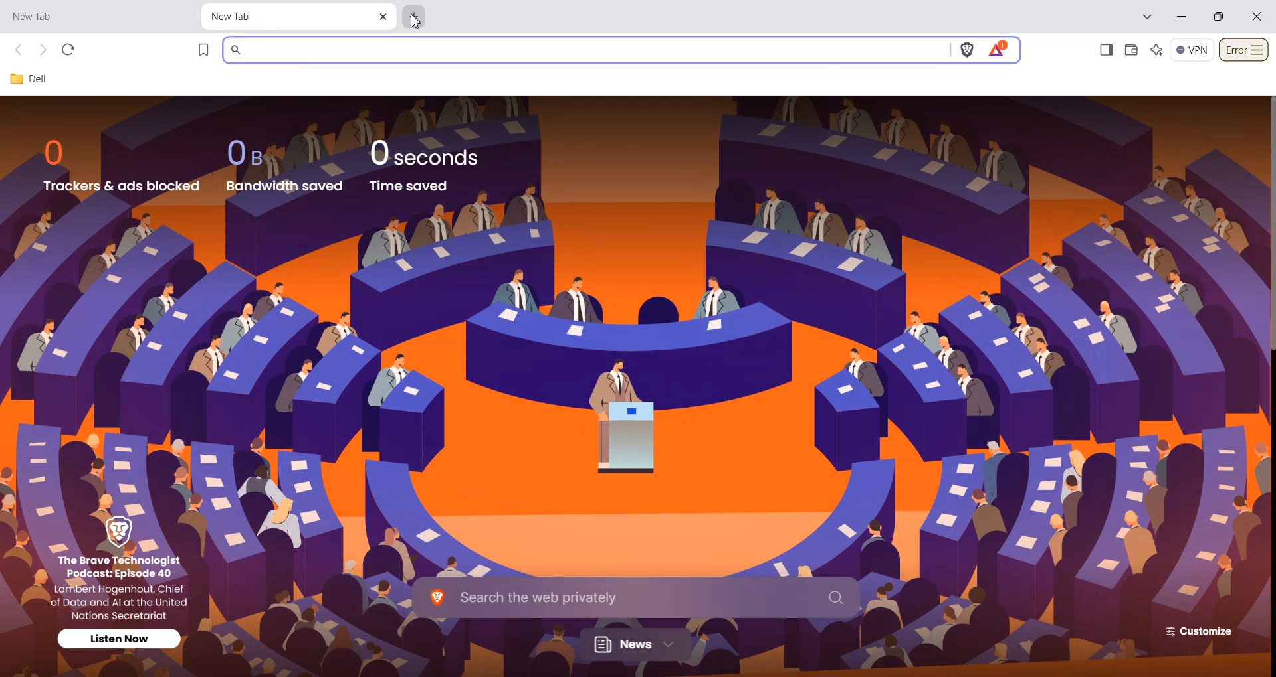 The image size is (1276, 677). I want to click on Leo AI, so click(1157, 50).